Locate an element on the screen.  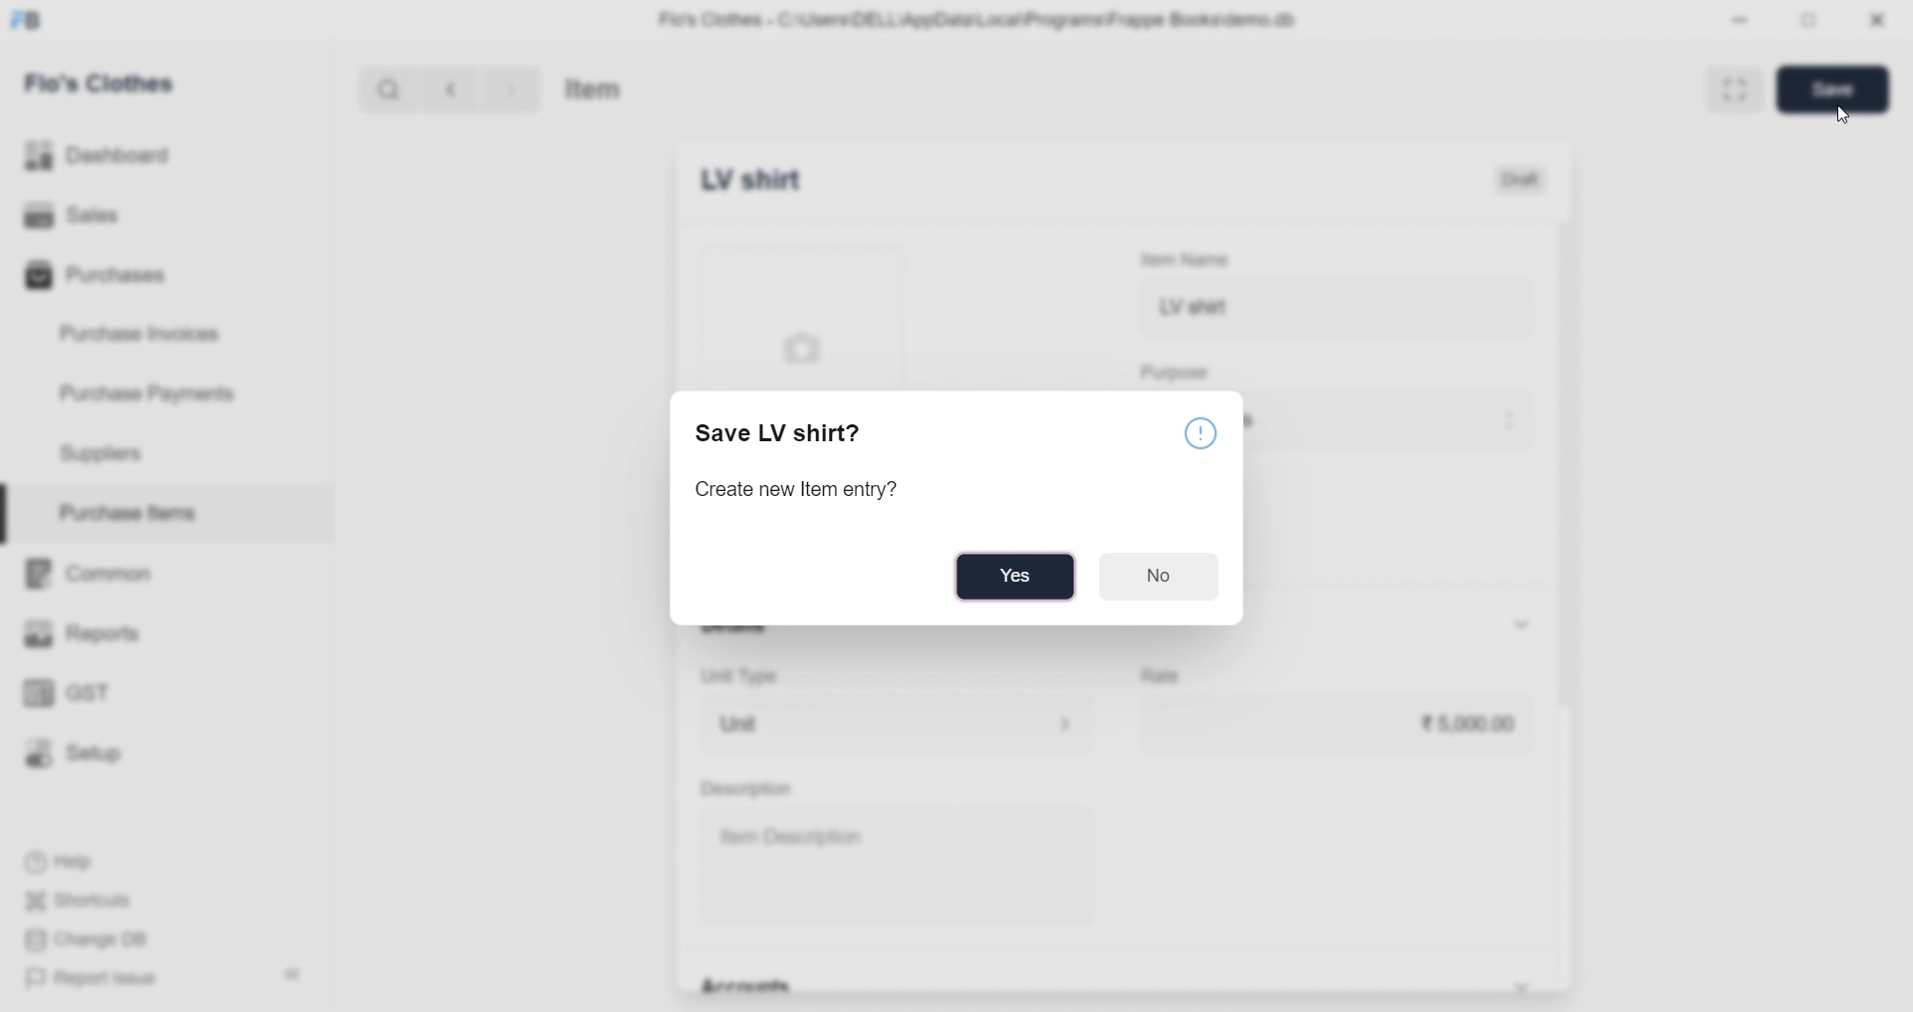
Notice is located at coordinates (1200, 436).